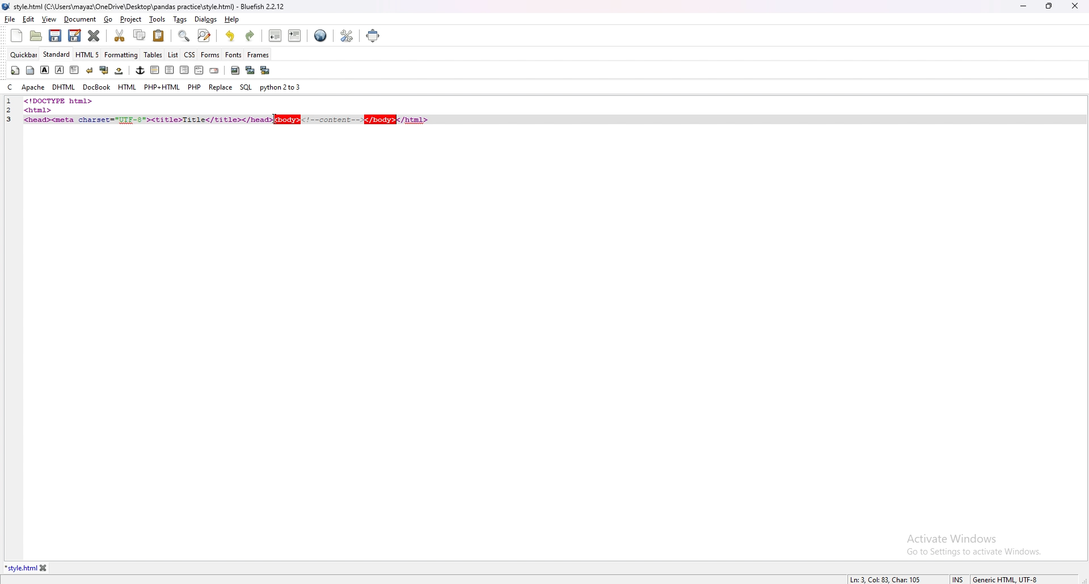  I want to click on non breaking space, so click(120, 70).